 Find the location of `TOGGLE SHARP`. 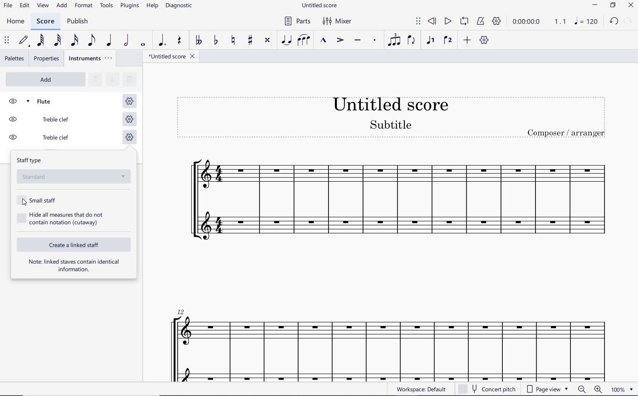

TOGGLE SHARP is located at coordinates (249, 40).